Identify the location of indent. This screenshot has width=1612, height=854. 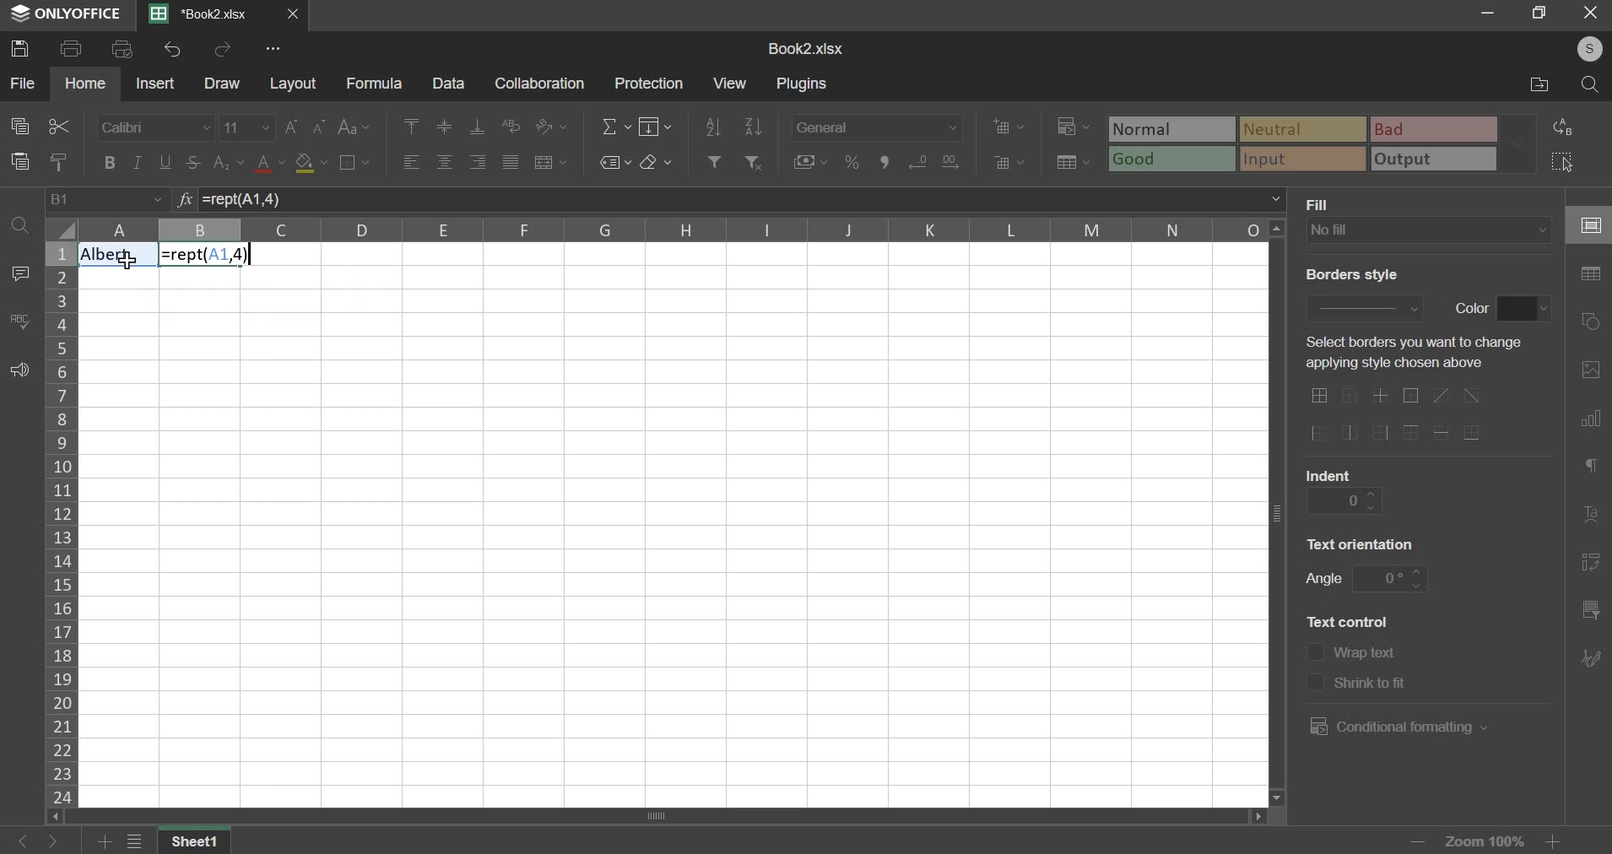
(1340, 500).